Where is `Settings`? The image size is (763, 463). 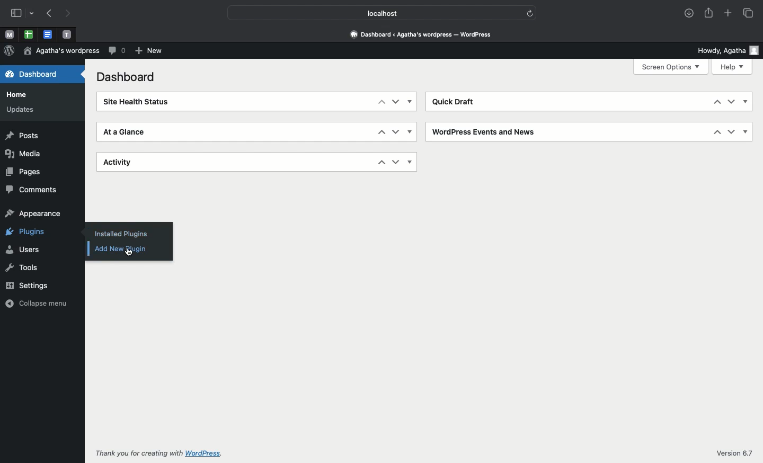 Settings is located at coordinates (27, 286).